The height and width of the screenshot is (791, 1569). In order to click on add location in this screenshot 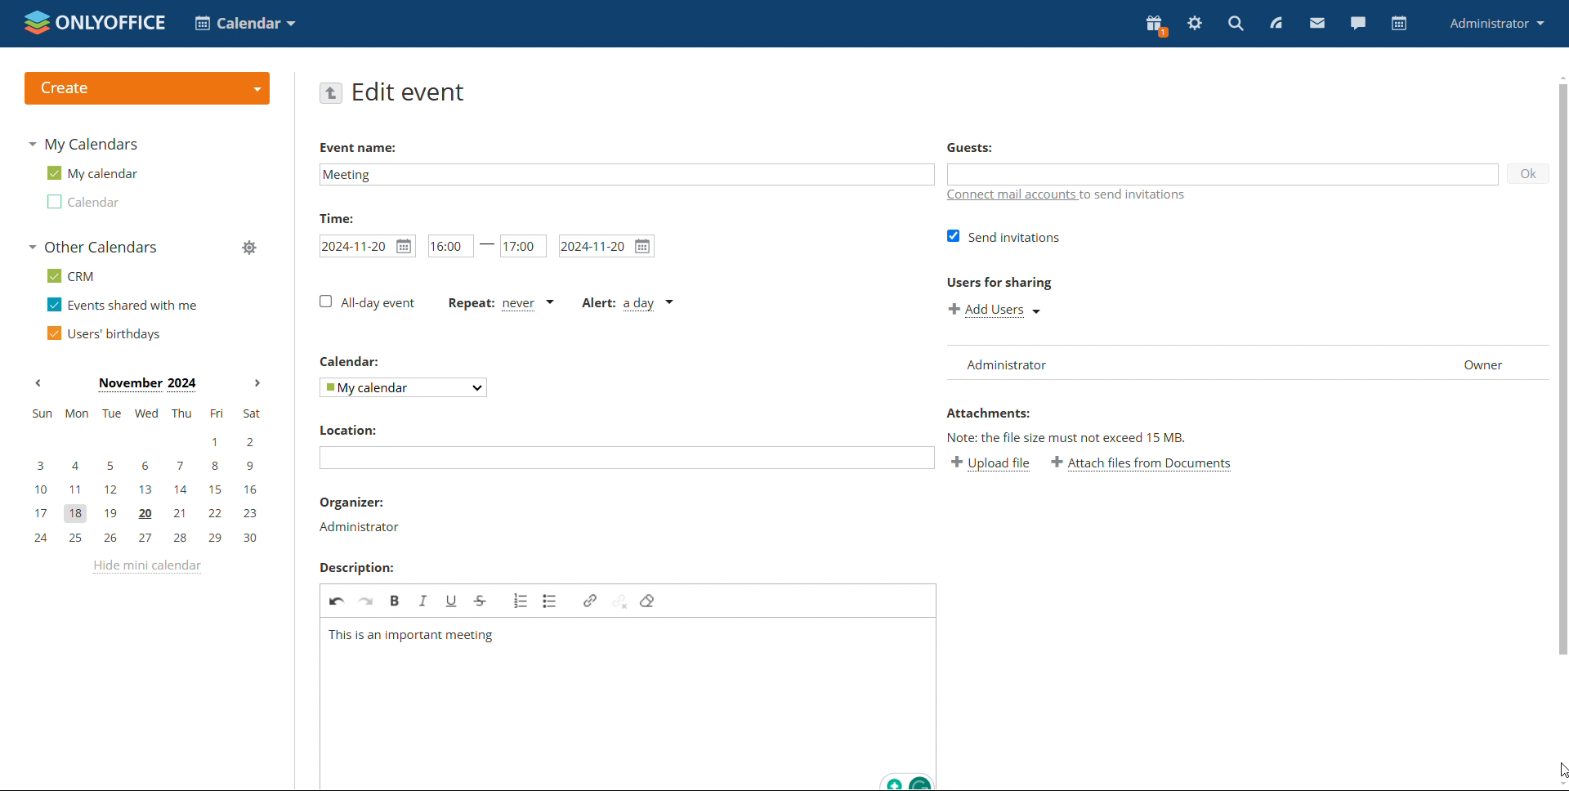, I will do `click(626, 458)`.